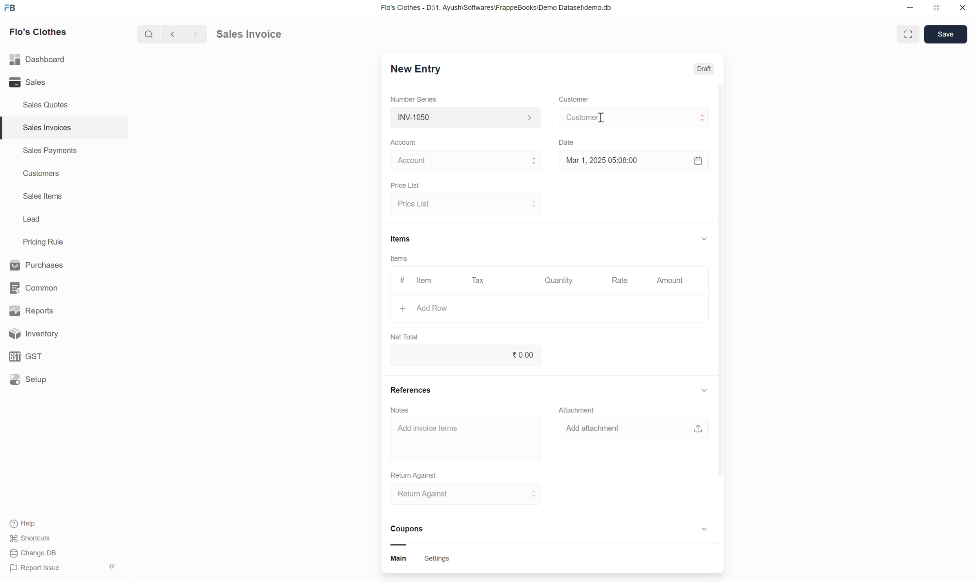 Image resolution: width=976 pixels, height=582 pixels. I want to click on Items, so click(400, 238).